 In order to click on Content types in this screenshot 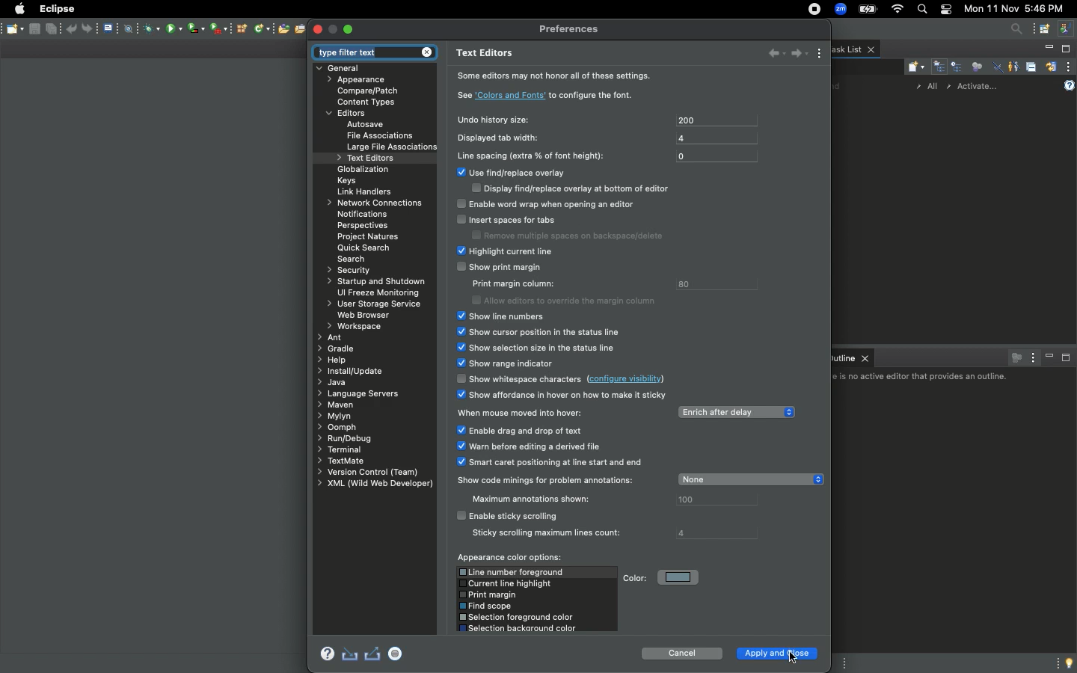, I will do `click(371, 102)`.